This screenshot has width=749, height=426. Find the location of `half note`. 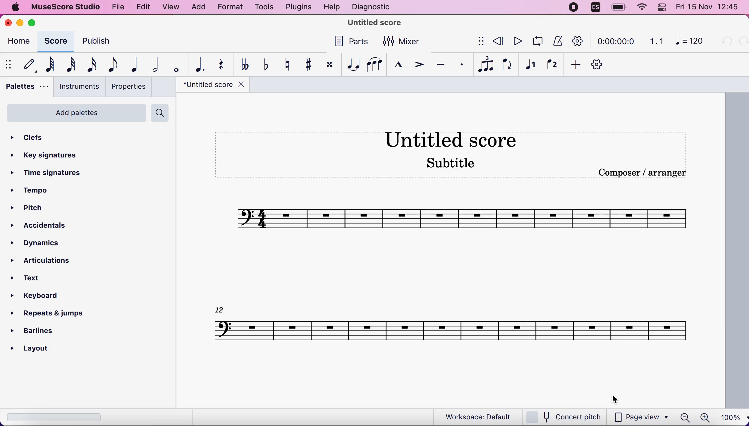

half note is located at coordinates (155, 63).